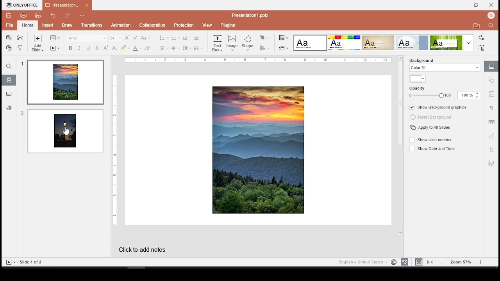 Image resolution: width=500 pixels, height=281 pixels. What do you see at coordinates (196, 38) in the screenshot?
I see `increase indent` at bounding box center [196, 38].